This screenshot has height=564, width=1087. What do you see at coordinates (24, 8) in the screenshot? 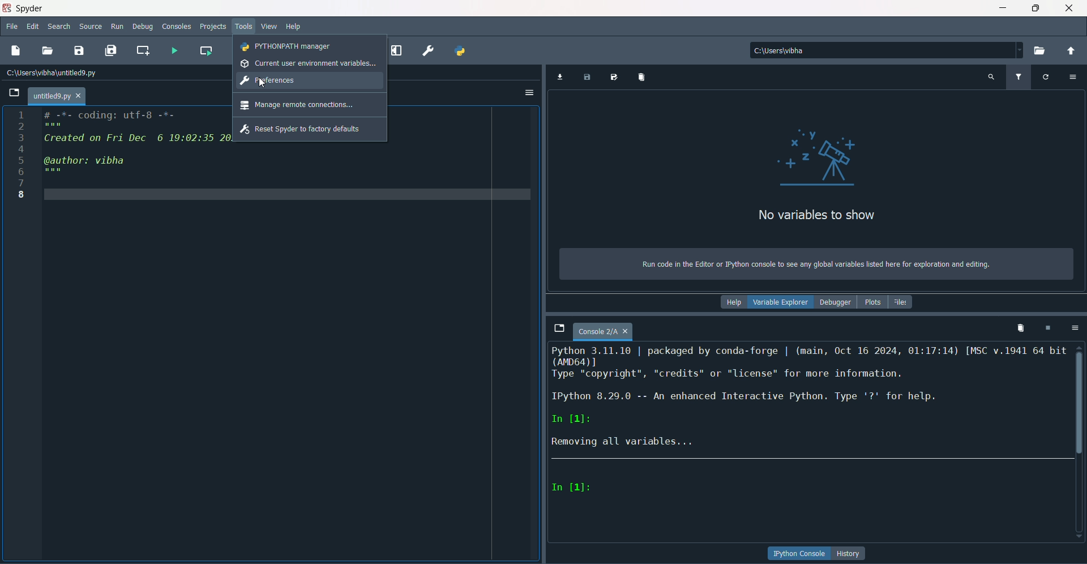
I see `name & logo` at bounding box center [24, 8].